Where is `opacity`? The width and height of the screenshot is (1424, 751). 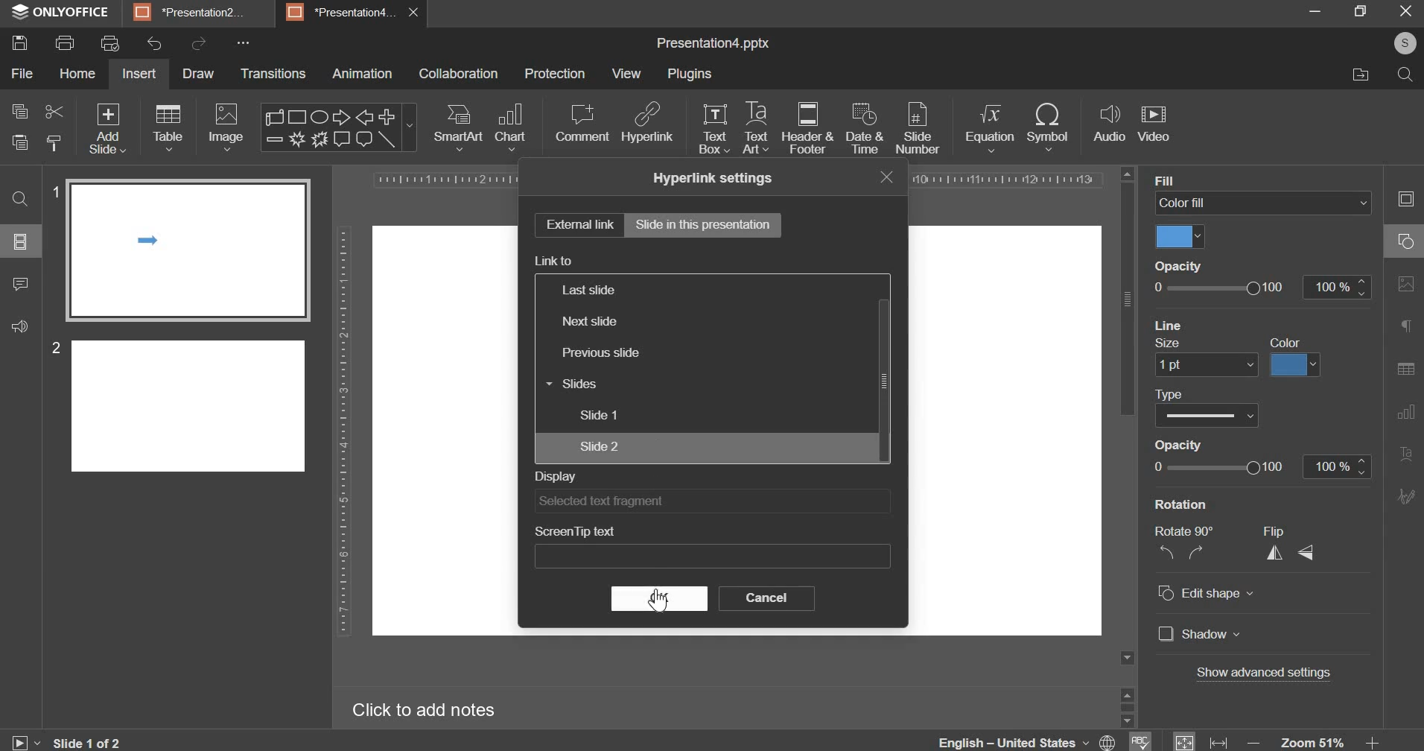 opacity is located at coordinates (1263, 286).